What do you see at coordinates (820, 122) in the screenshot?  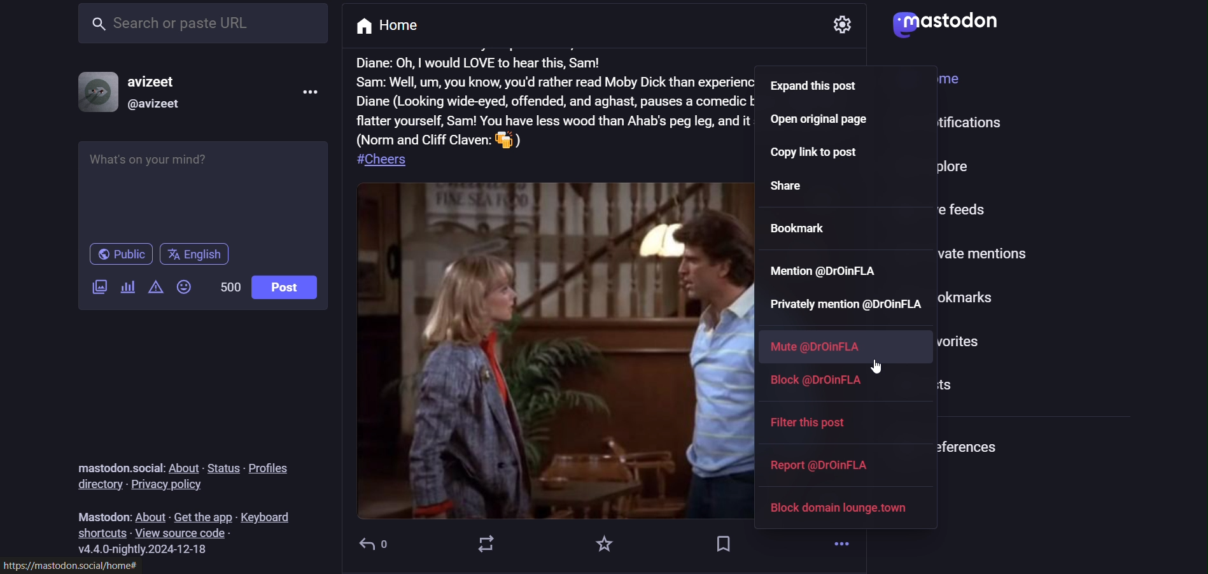 I see `open origianl page` at bounding box center [820, 122].